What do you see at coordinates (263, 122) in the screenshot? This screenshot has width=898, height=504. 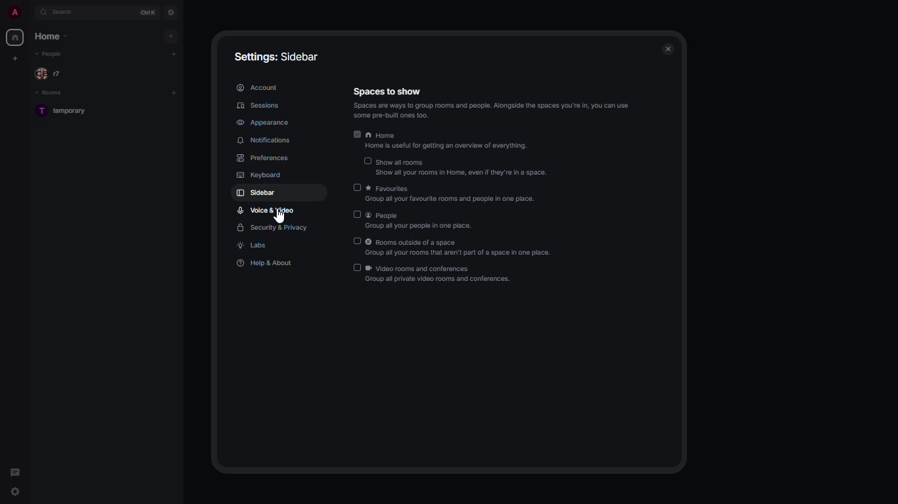 I see `appearance` at bounding box center [263, 122].